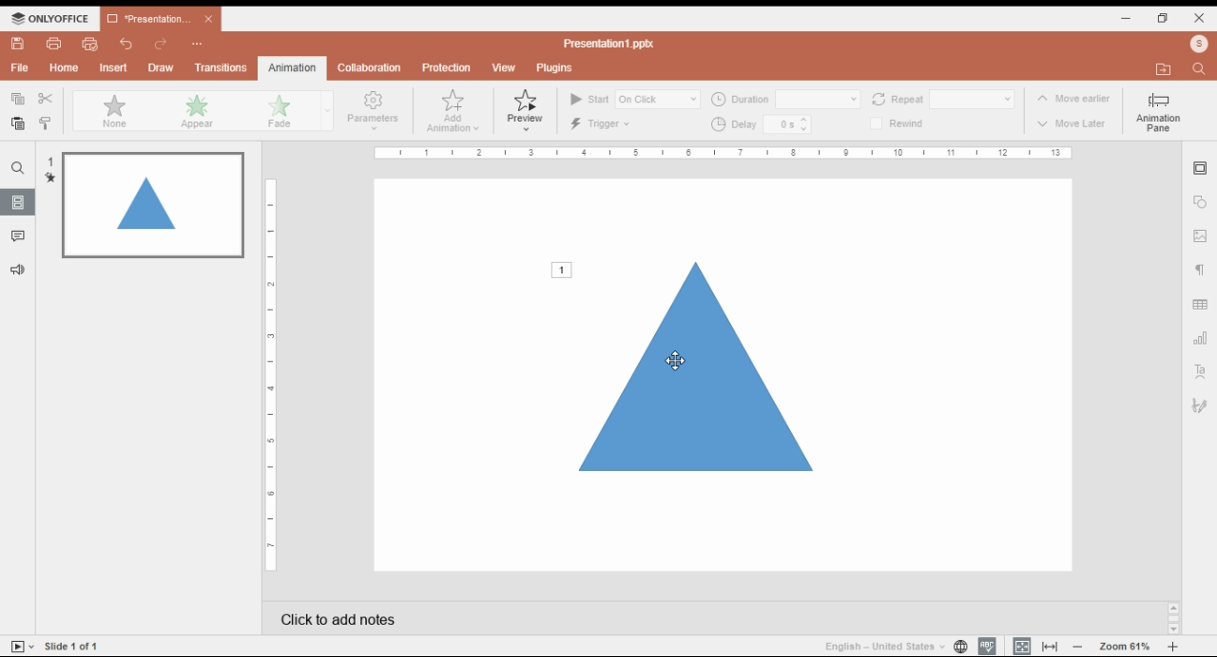 The image size is (1217, 657). What do you see at coordinates (1201, 169) in the screenshot?
I see `slide settings` at bounding box center [1201, 169].